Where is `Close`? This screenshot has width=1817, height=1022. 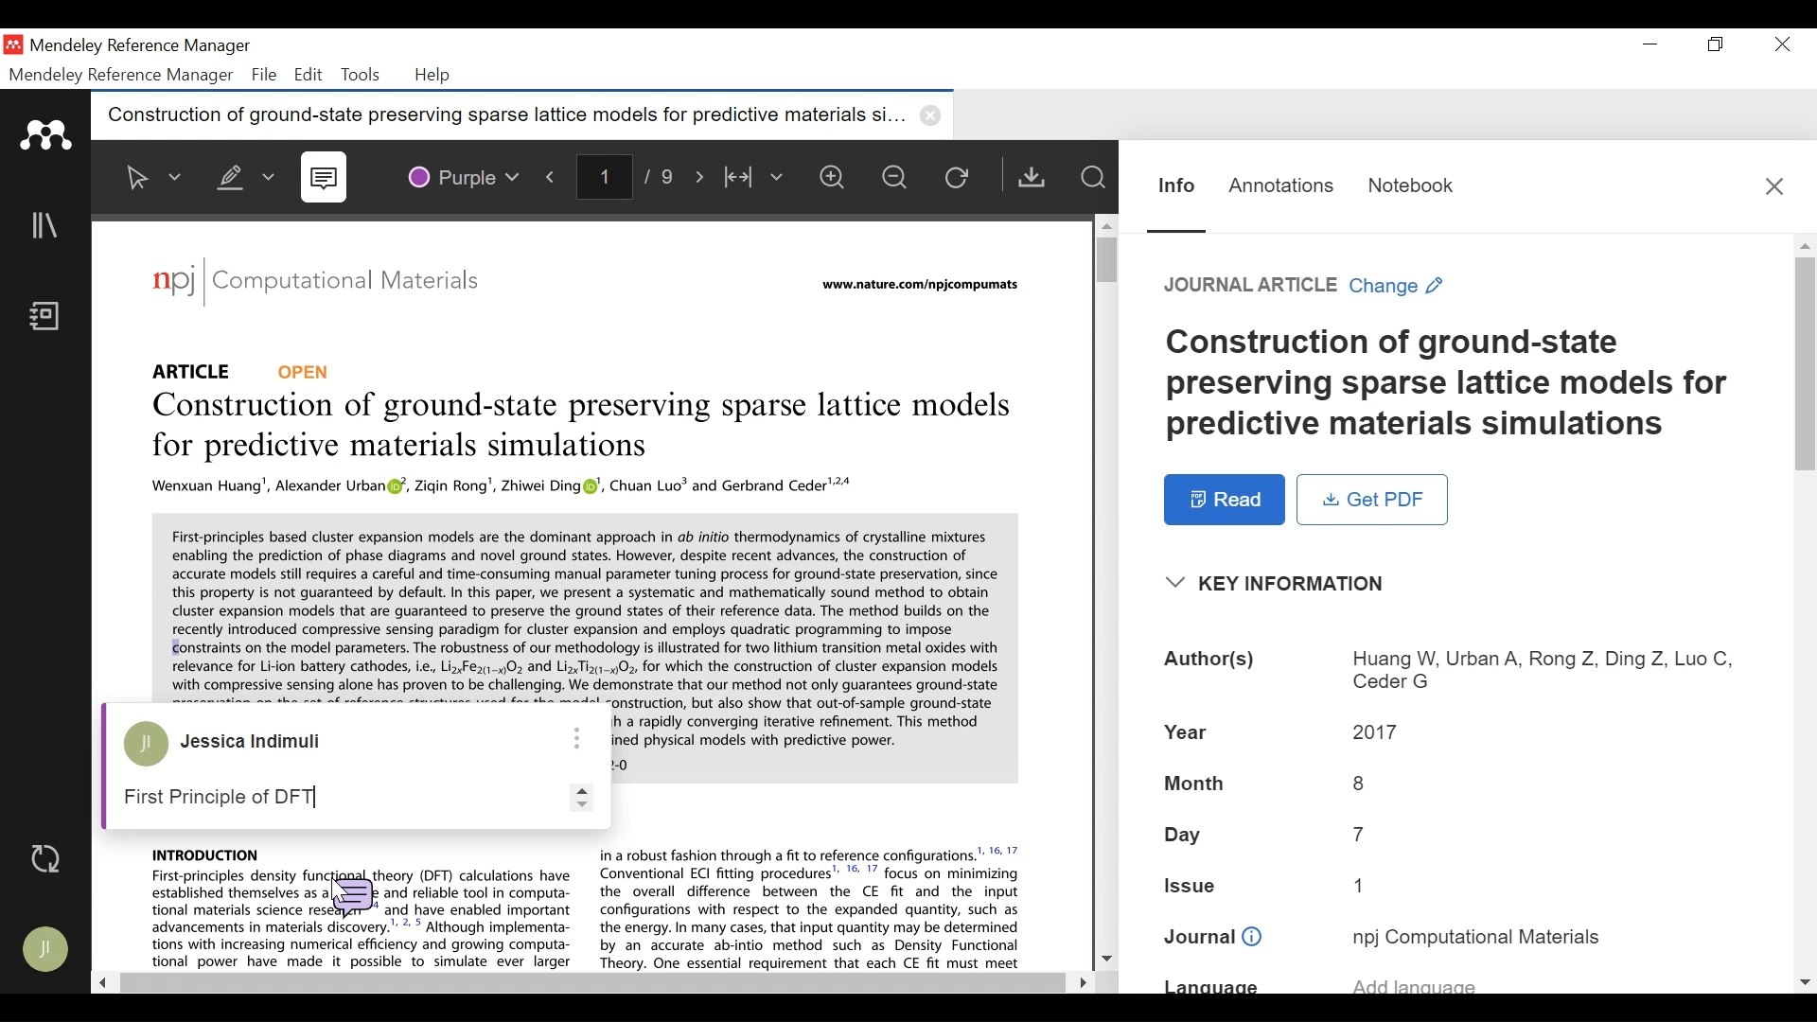 Close is located at coordinates (1784, 45).